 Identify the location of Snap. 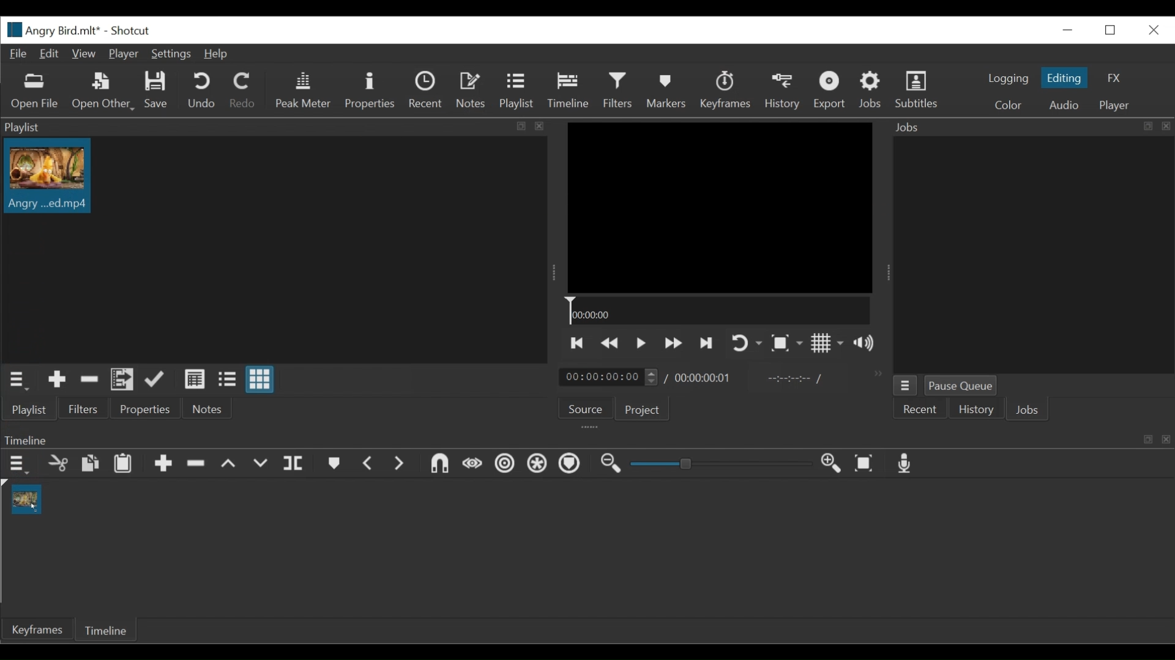
(438, 463).